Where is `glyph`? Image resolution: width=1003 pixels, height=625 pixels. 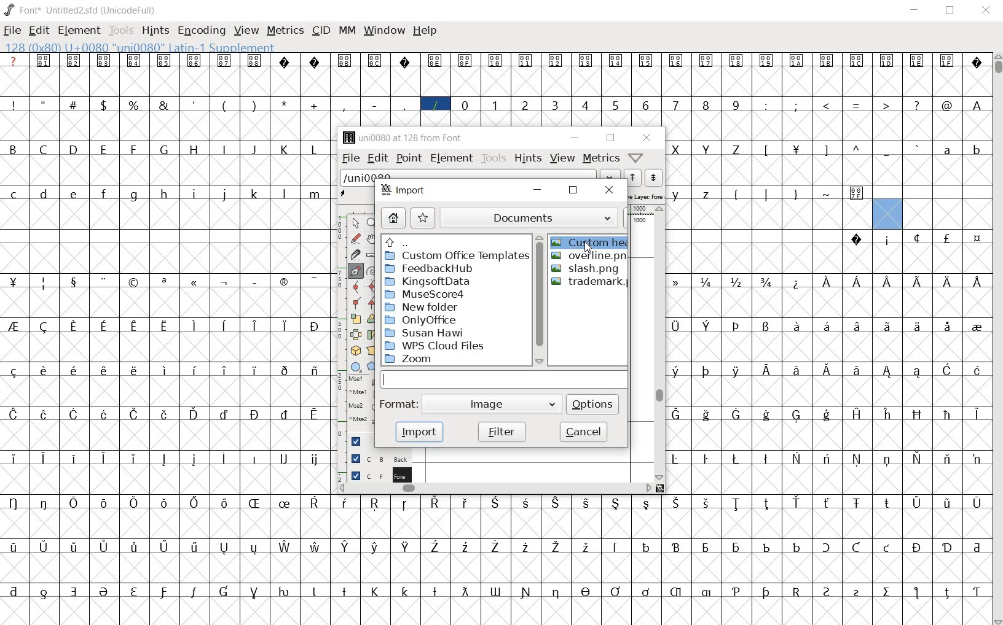
glyph is located at coordinates (736, 459).